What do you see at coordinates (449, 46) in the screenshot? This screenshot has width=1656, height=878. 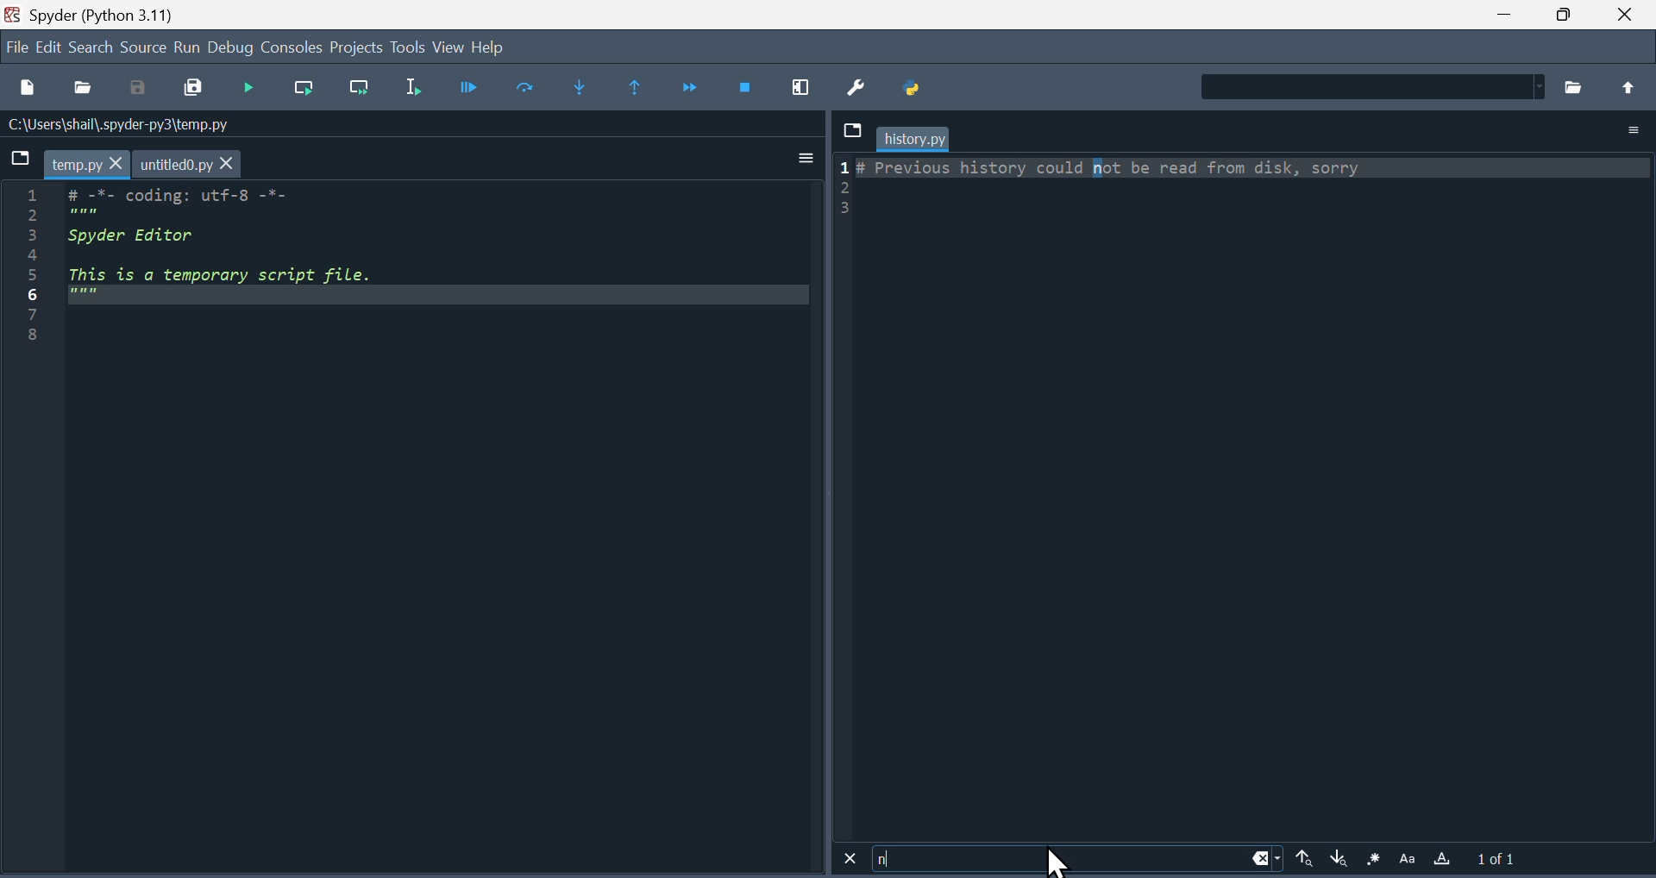 I see `view` at bounding box center [449, 46].